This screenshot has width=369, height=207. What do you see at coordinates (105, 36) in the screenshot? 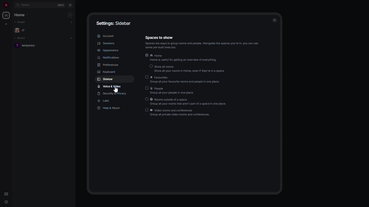
I see `account` at bounding box center [105, 36].